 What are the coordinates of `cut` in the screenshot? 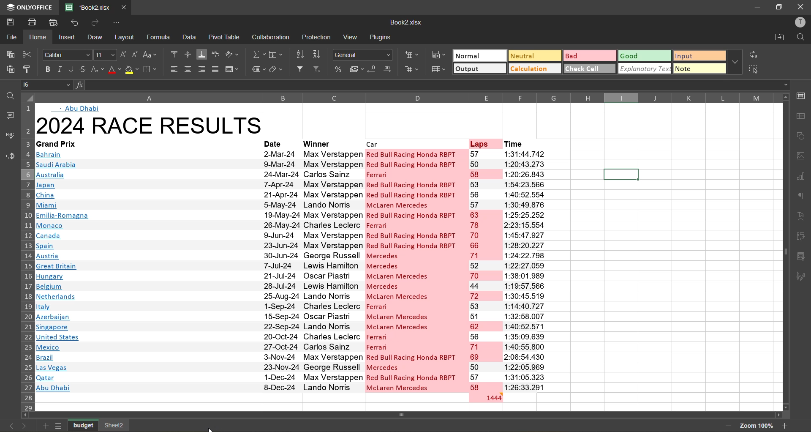 It's located at (28, 54).